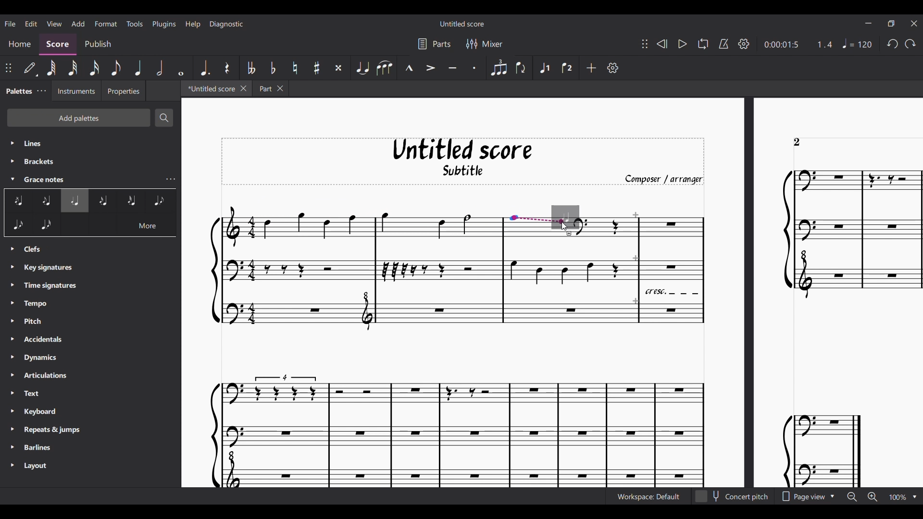 The width and height of the screenshot is (923, 519). What do you see at coordinates (898, 497) in the screenshot?
I see `Current zoom factor` at bounding box center [898, 497].